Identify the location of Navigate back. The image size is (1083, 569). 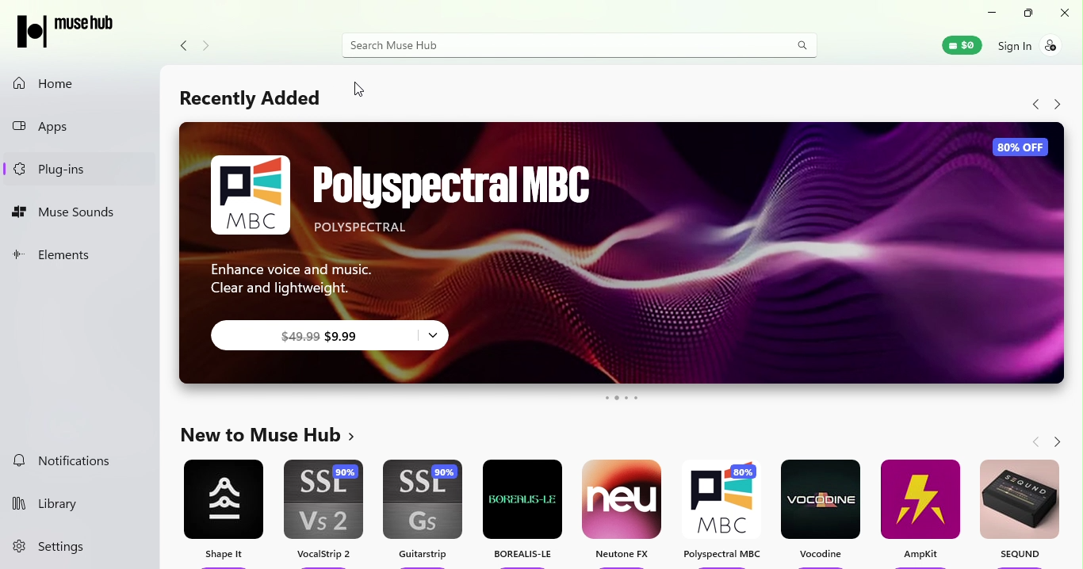
(1034, 442).